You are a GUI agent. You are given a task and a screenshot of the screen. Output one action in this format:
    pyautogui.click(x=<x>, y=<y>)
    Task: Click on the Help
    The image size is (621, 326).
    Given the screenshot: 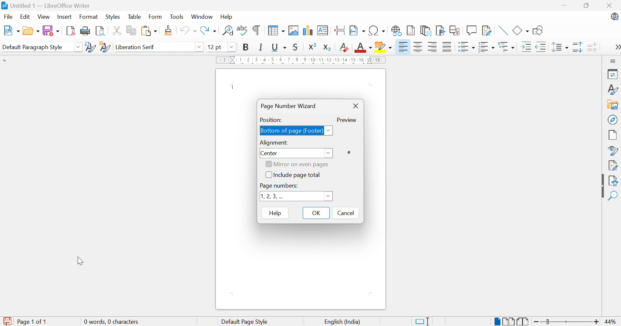 What is the action you would take?
    pyautogui.click(x=275, y=213)
    